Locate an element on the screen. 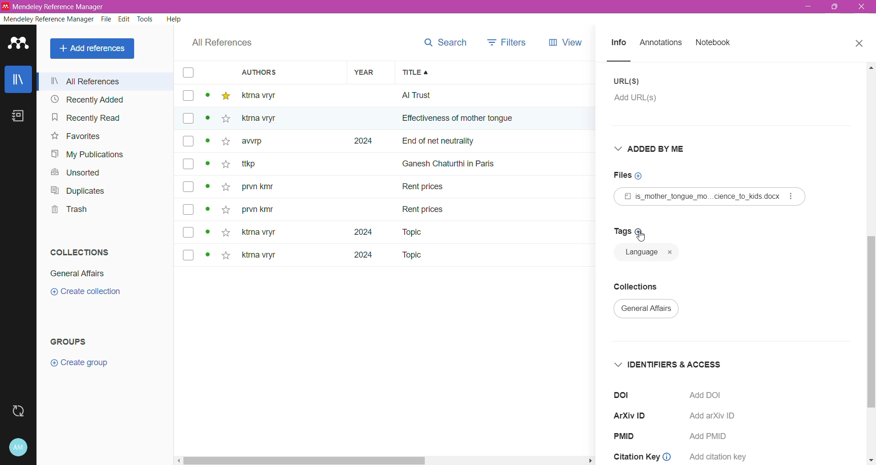  Close Tab is located at coordinates (860, 44).